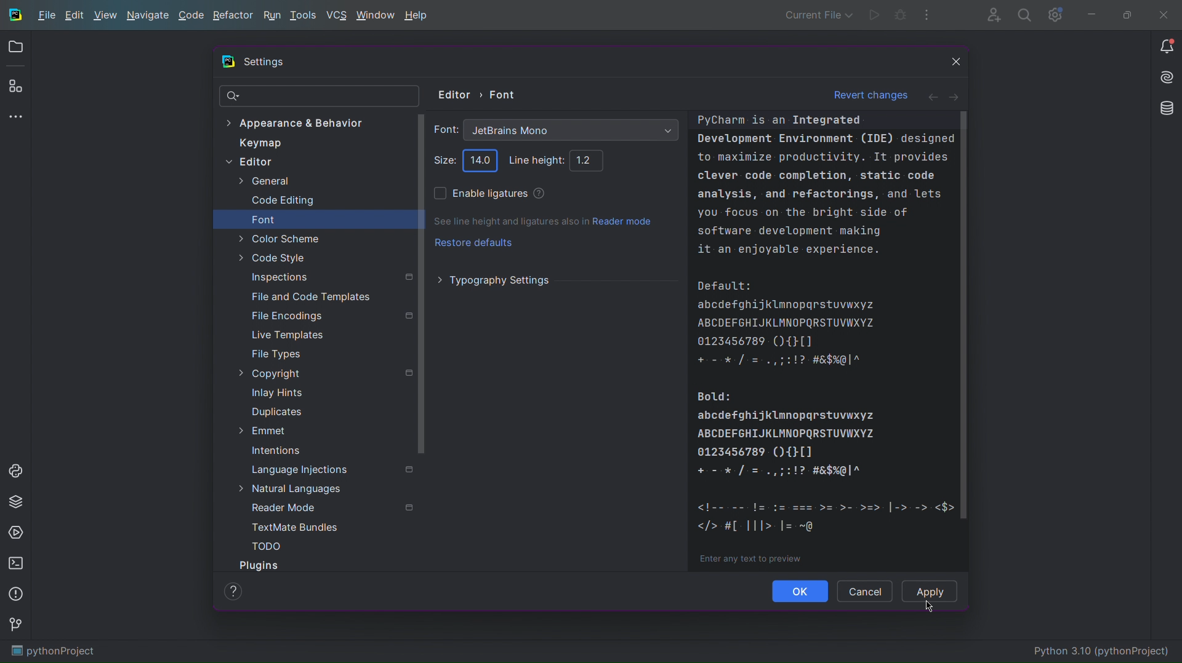 The height and width of the screenshot is (663, 1182). I want to click on Code Style, so click(273, 256).